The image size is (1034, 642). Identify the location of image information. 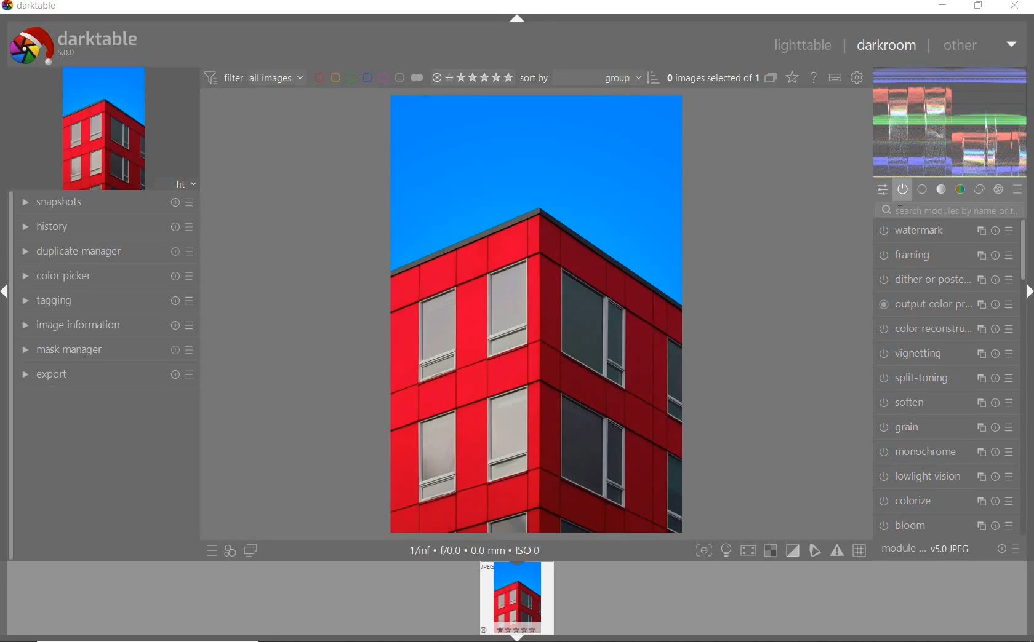
(105, 326).